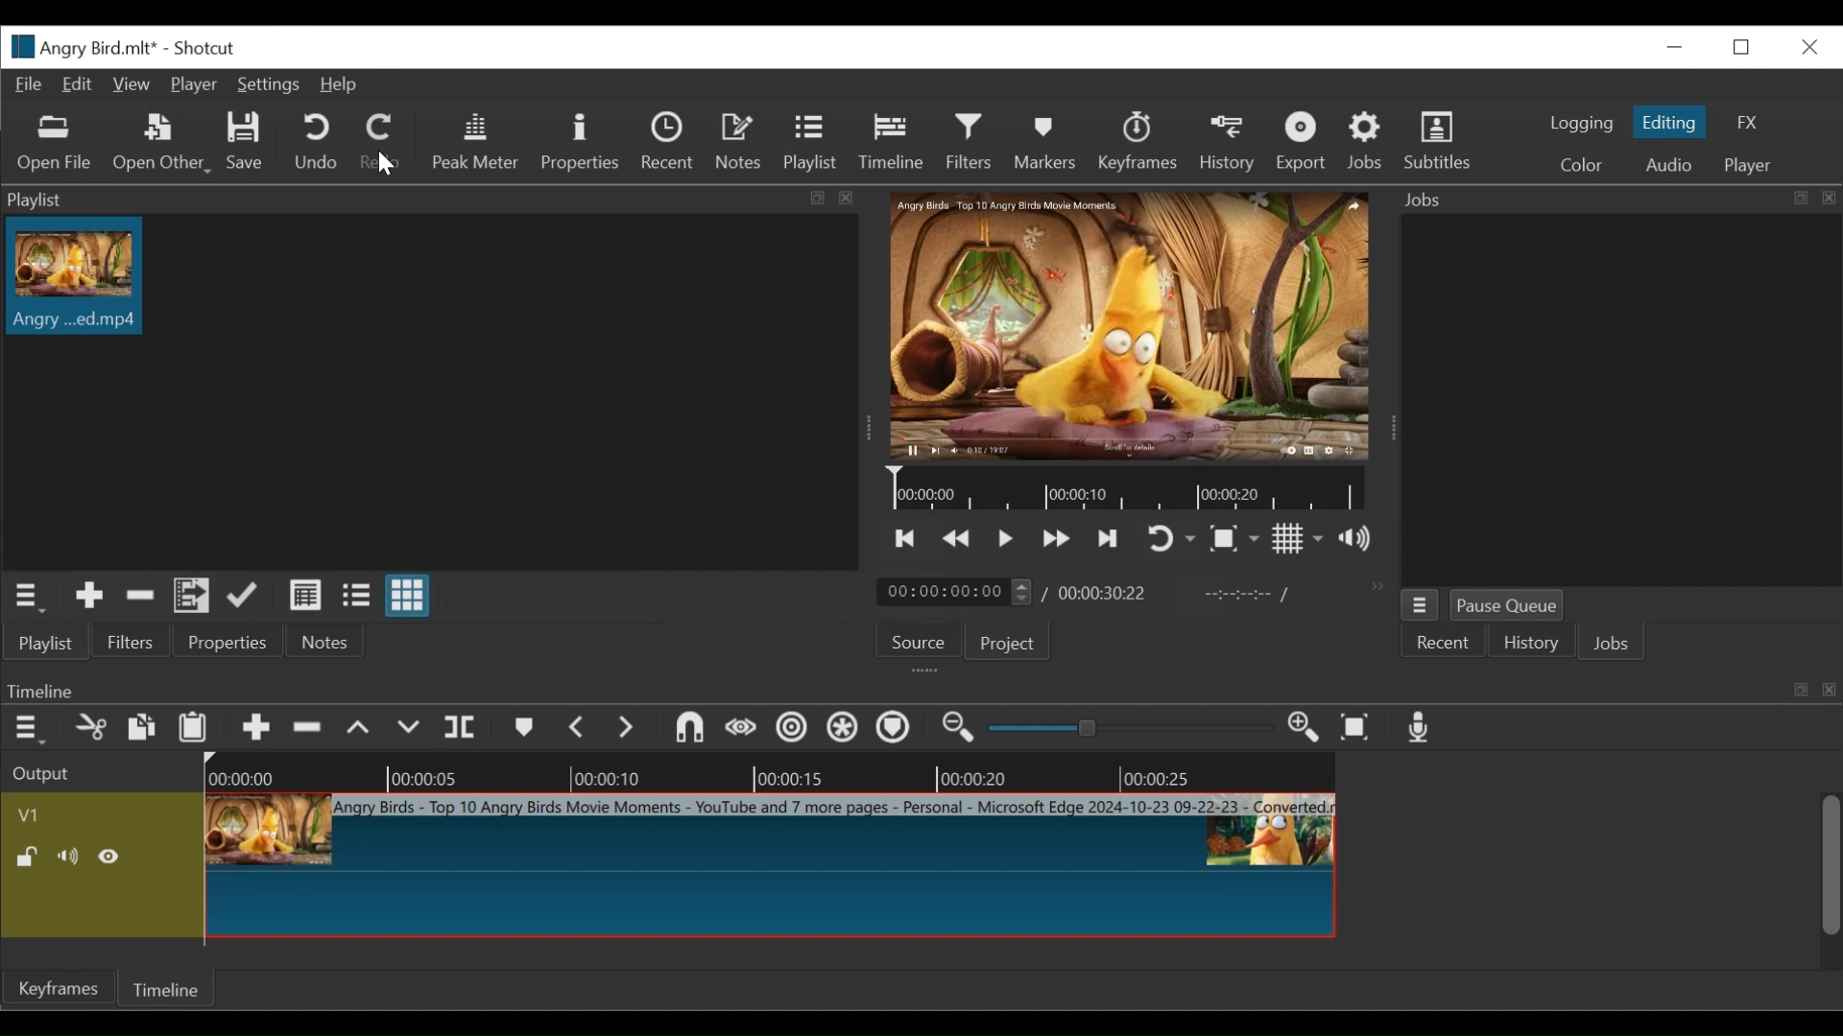 The image size is (1843, 1036). What do you see at coordinates (1421, 728) in the screenshot?
I see `Record audio` at bounding box center [1421, 728].